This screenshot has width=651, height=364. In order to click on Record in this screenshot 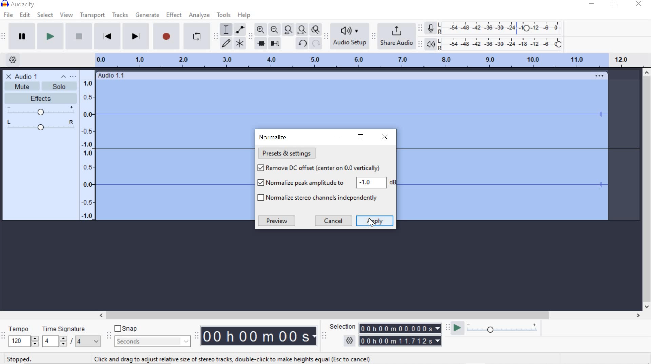, I will do `click(165, 38)`.